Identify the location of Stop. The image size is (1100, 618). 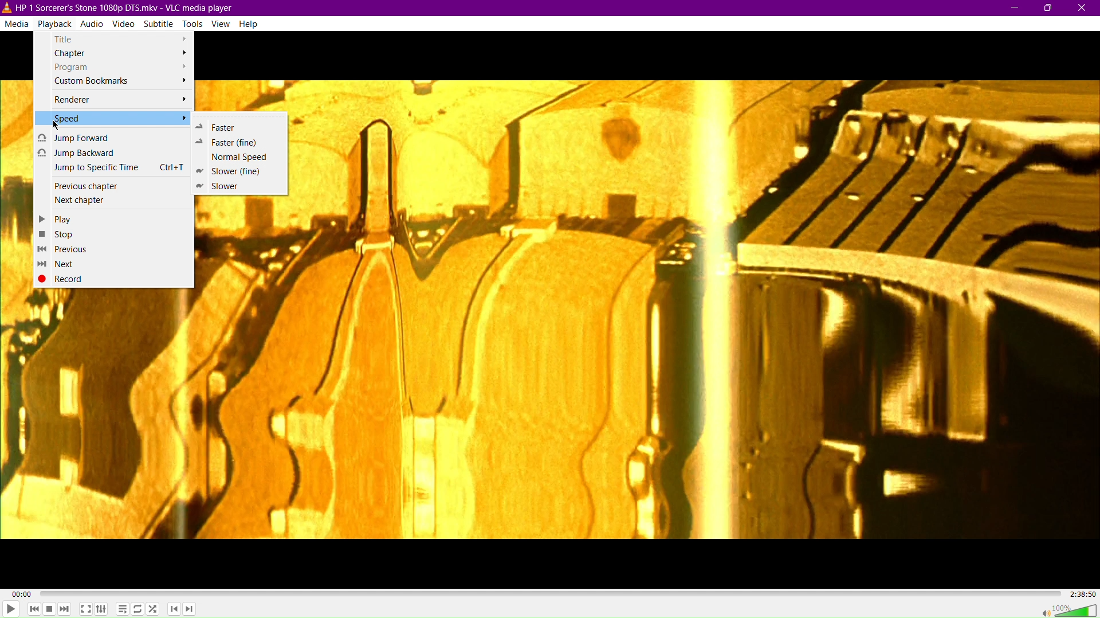
(59, 233).